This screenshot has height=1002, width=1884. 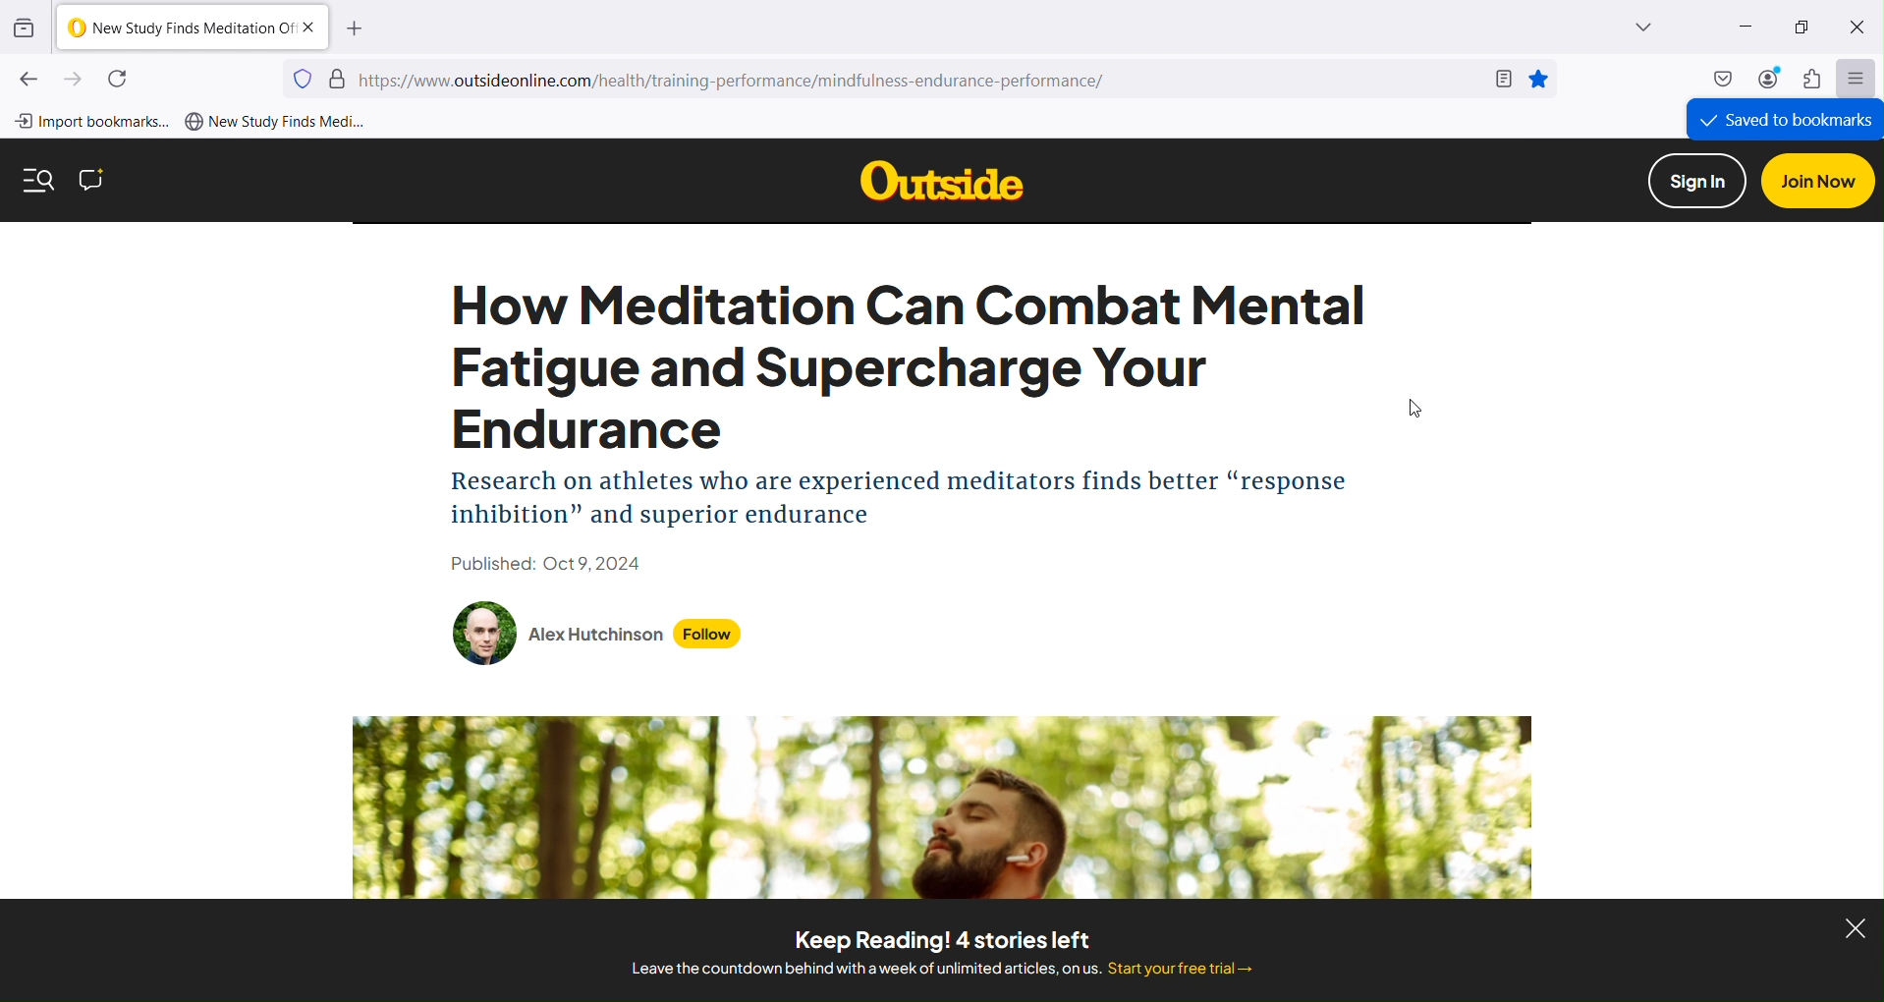 What do you see at coordinates (355, 28) in the screenshot?
I see `Open a new tab` at bounding box center [355, 28].